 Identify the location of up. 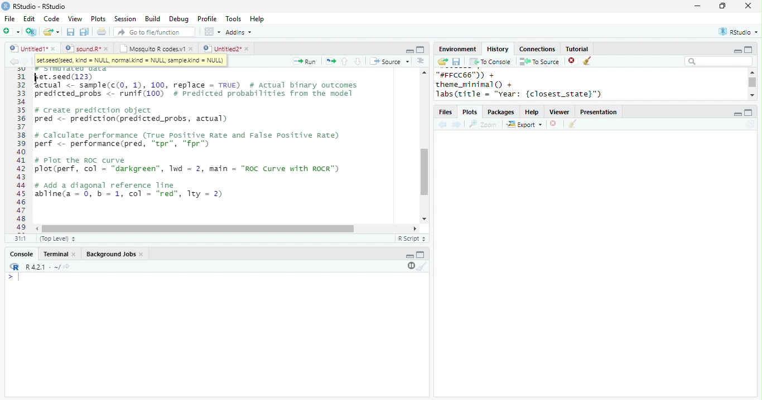
(344, 61).